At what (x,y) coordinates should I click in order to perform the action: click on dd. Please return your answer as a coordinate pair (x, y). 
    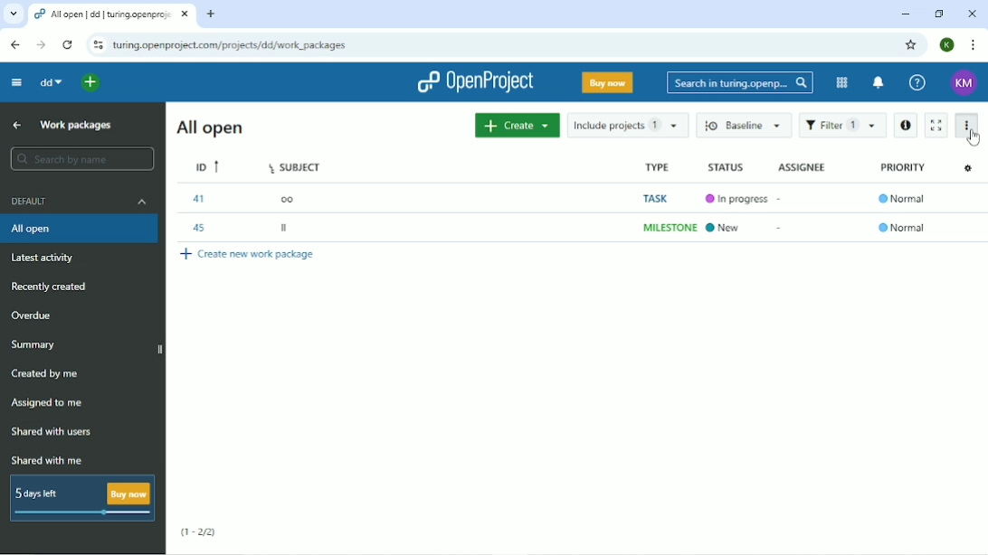
    Looking at the image, I should click on (50, 82).